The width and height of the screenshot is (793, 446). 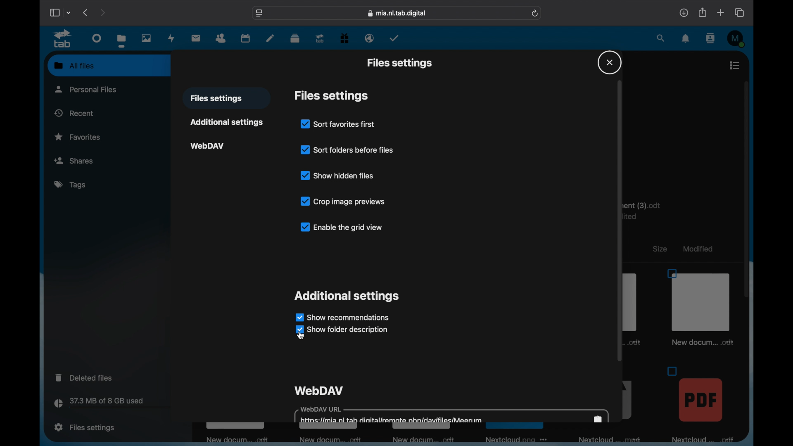 What do you see at coordinates (269, 39) in the screenshot?
I see `notes` at bounding box center [269, 39].